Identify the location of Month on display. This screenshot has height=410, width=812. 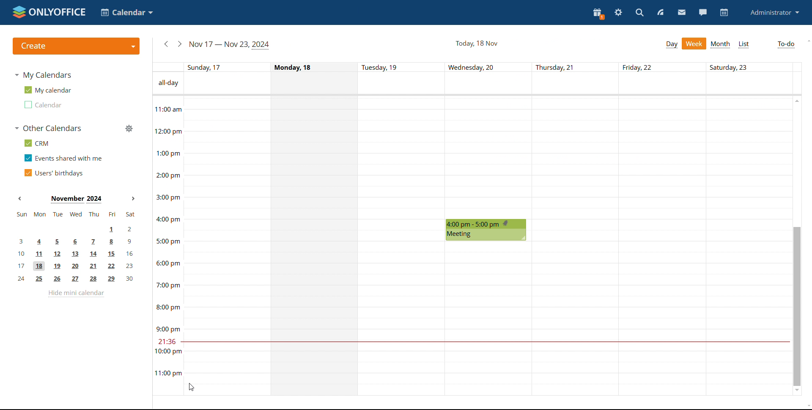
(77, 199).